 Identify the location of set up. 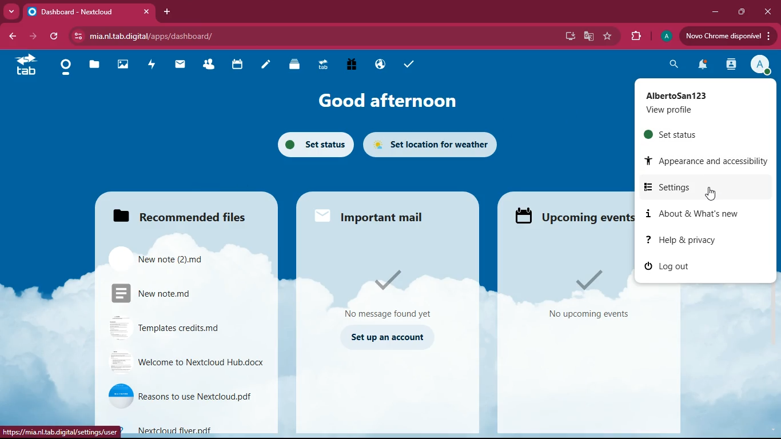
(393, 338).